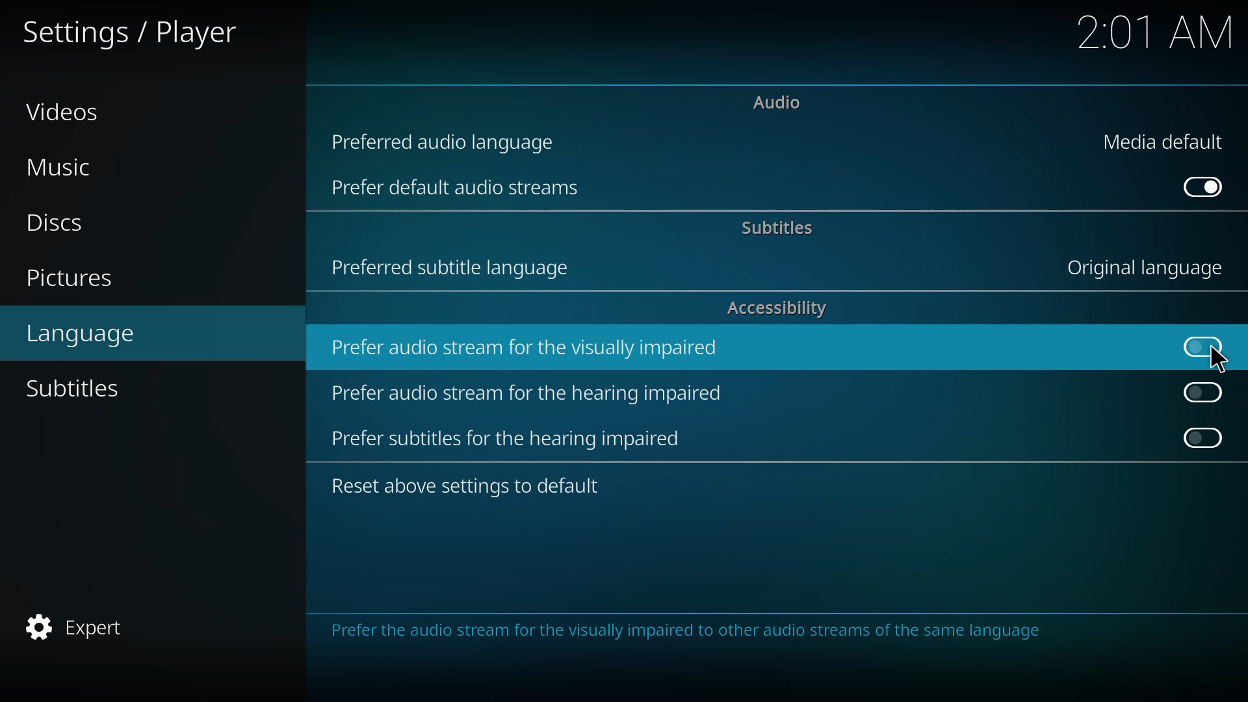 This screenshot has height=702, width=1248. Describe the element at coordinates (691, 632) in the screenshot. I see `info` at that location.